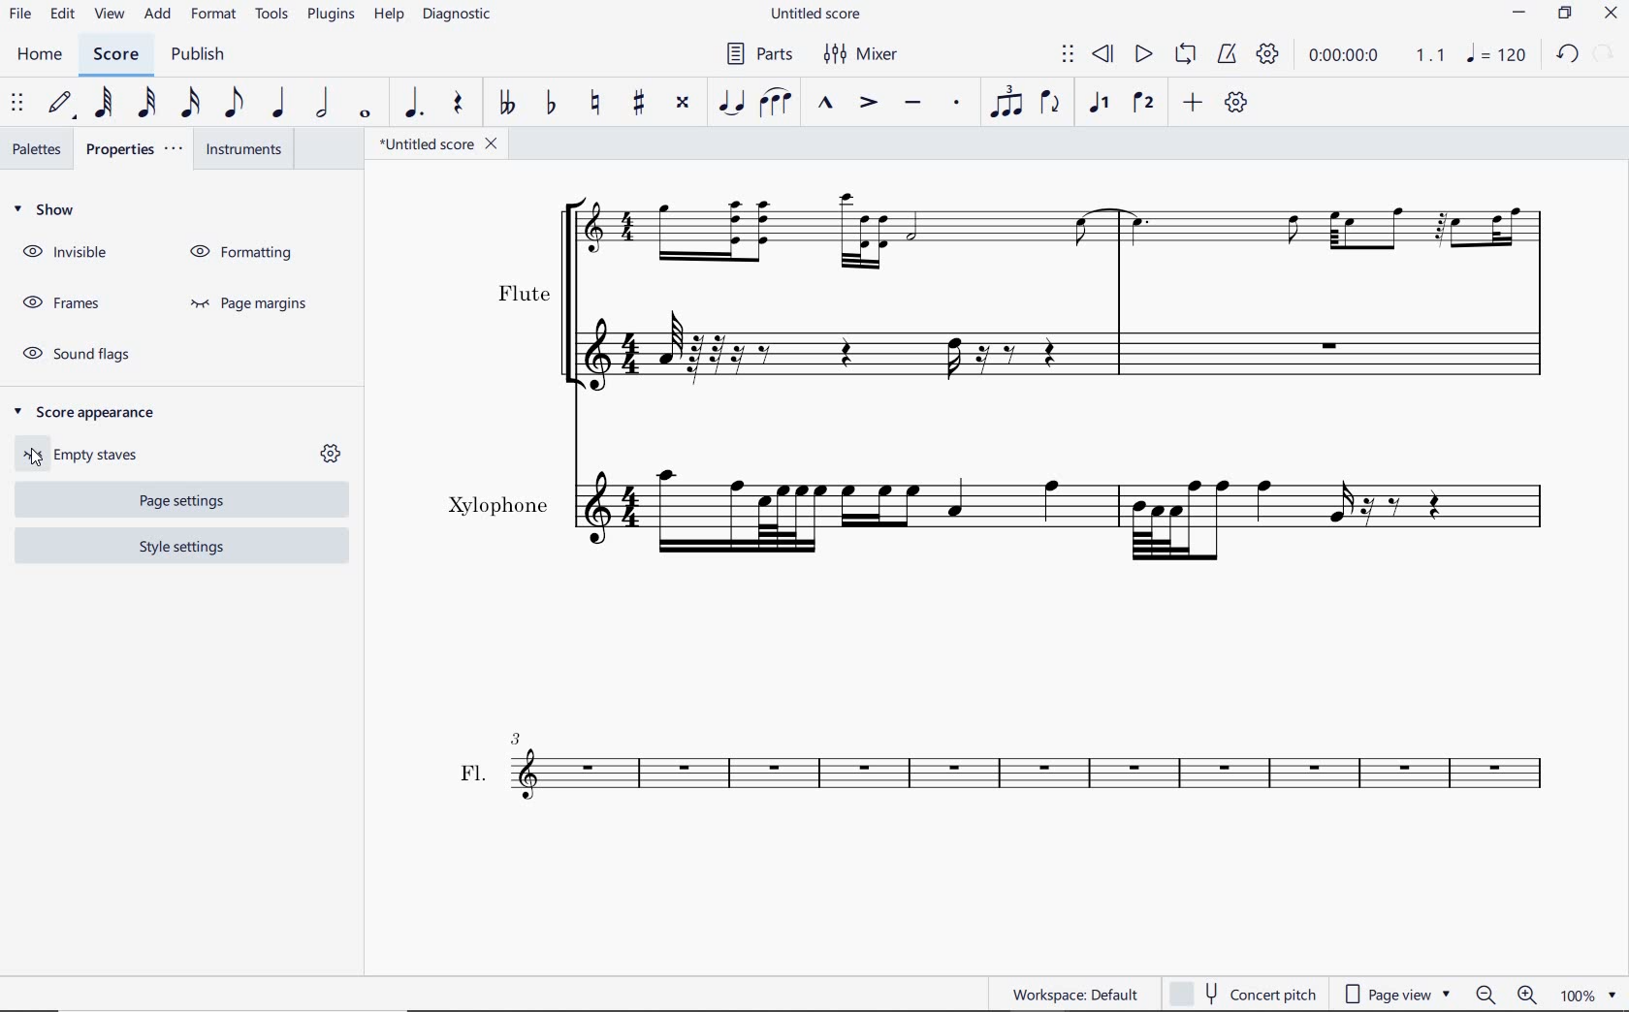  Describe the element at coordinates (1069, 54) in the screenshot. I see `SELECT TO MOVE` at that location.